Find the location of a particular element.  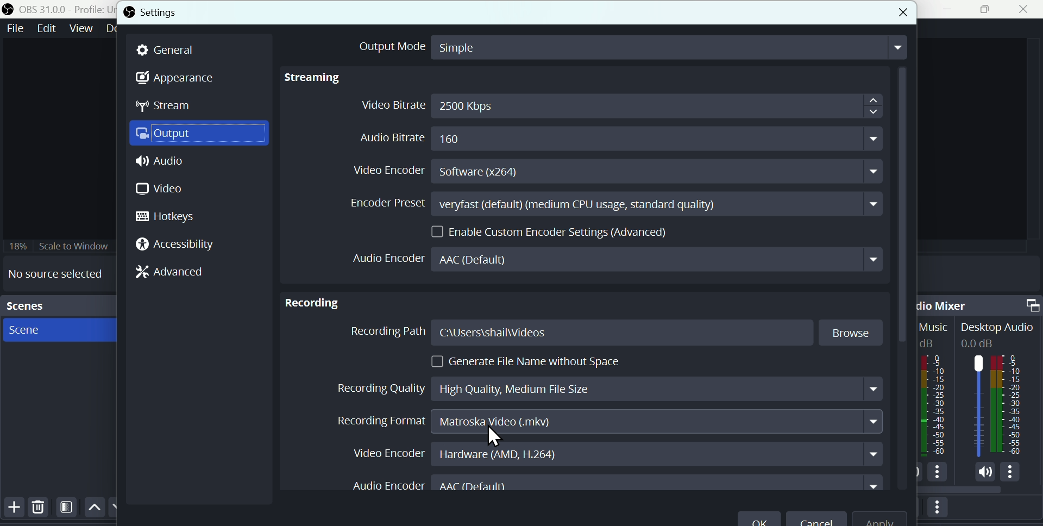

cancel is located at coordinates (818, 517).